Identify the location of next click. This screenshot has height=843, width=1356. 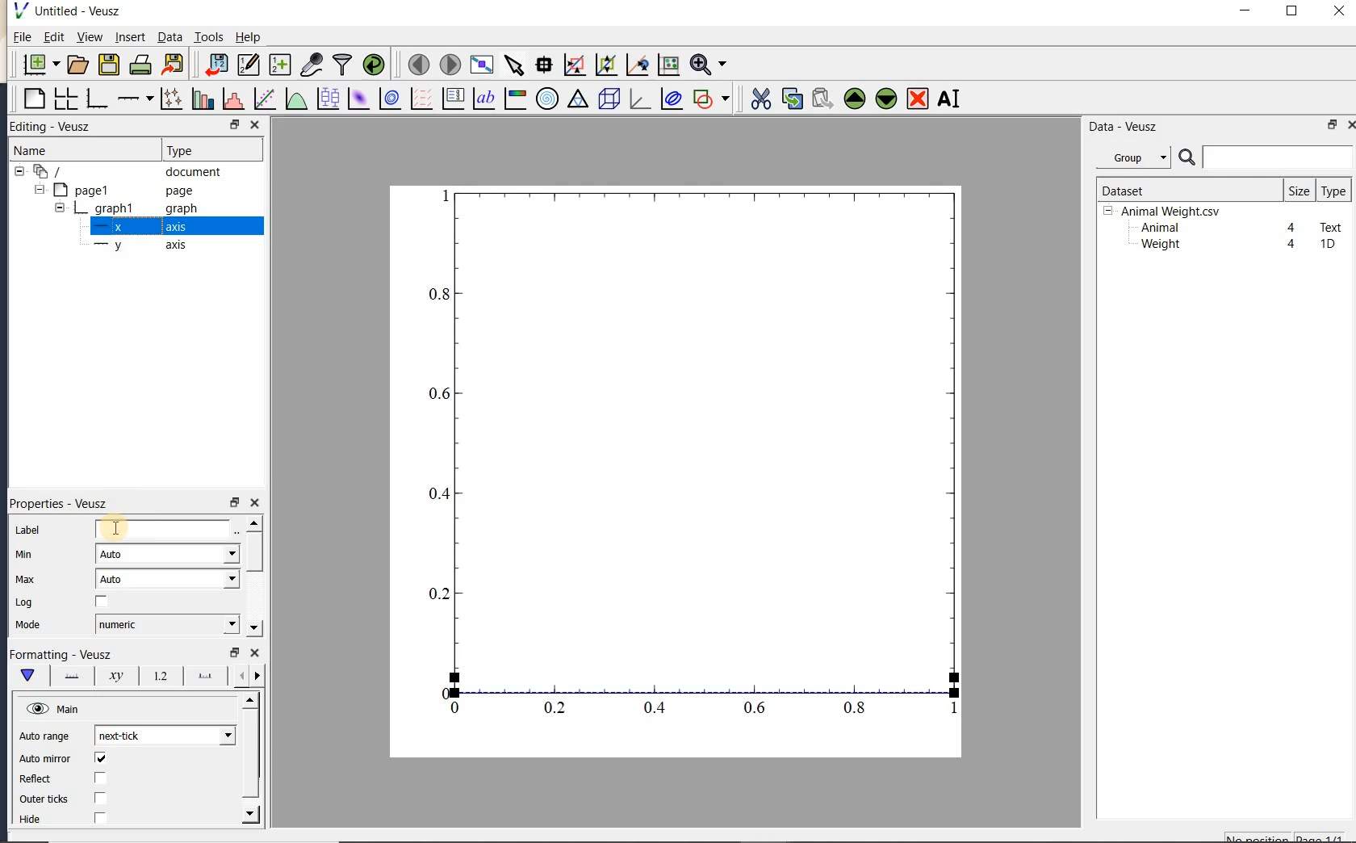
(165, 735).